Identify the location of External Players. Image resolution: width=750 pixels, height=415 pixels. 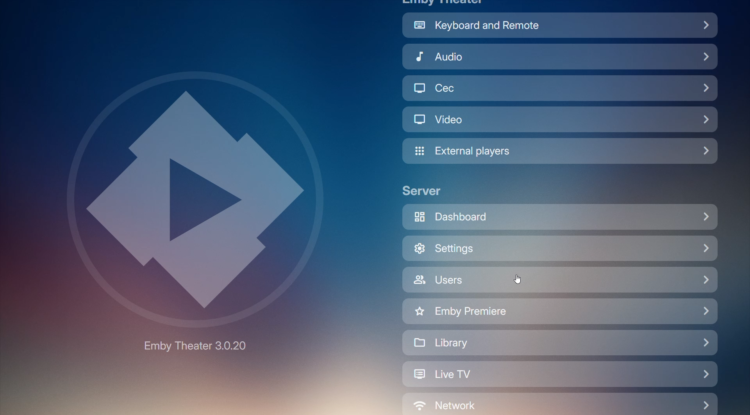
(561, 150).